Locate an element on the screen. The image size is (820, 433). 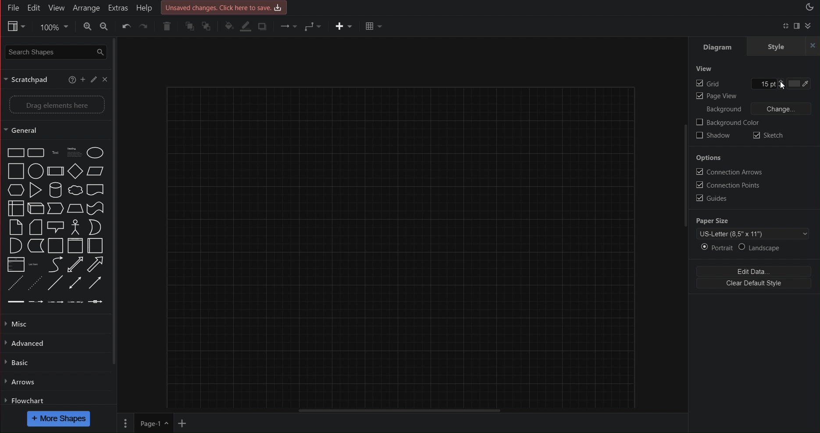
Change is located at coordinates (782, 109).